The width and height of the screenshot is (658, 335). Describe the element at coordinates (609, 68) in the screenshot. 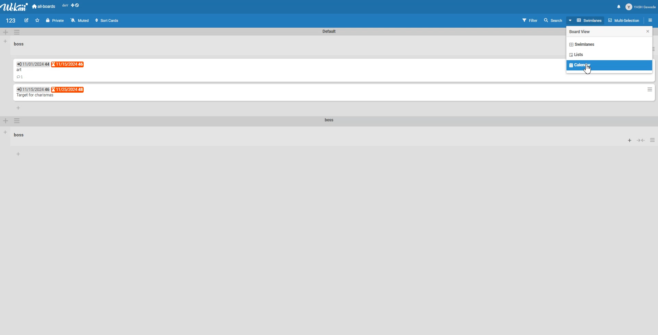

I see `Calendar` at that location.